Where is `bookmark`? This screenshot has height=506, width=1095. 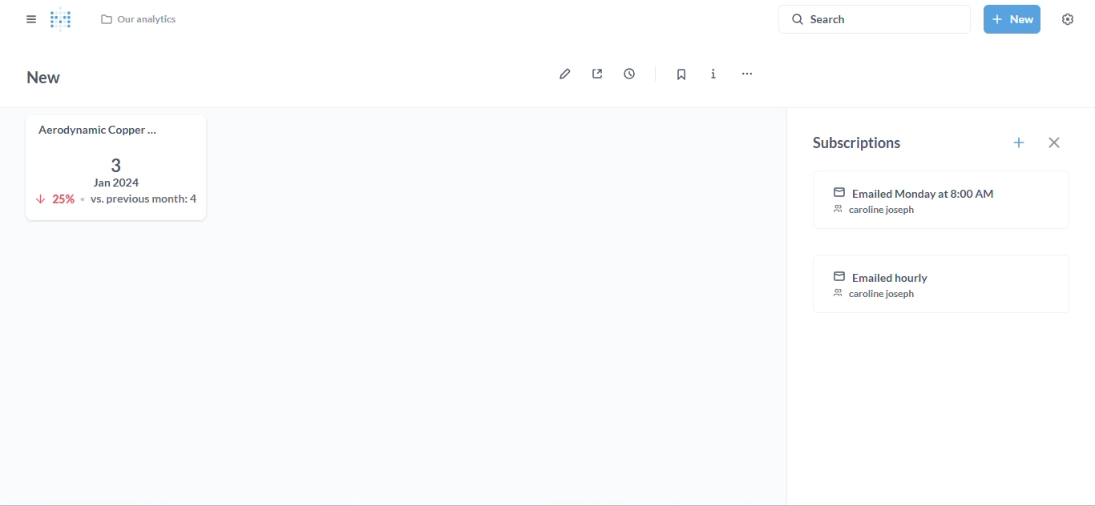
bookmark is located at coordinates (681, 74).